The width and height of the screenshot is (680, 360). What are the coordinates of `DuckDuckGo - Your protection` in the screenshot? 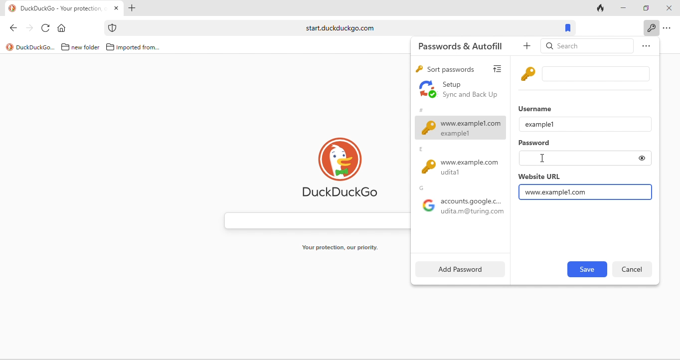 It's located at (64, 8).